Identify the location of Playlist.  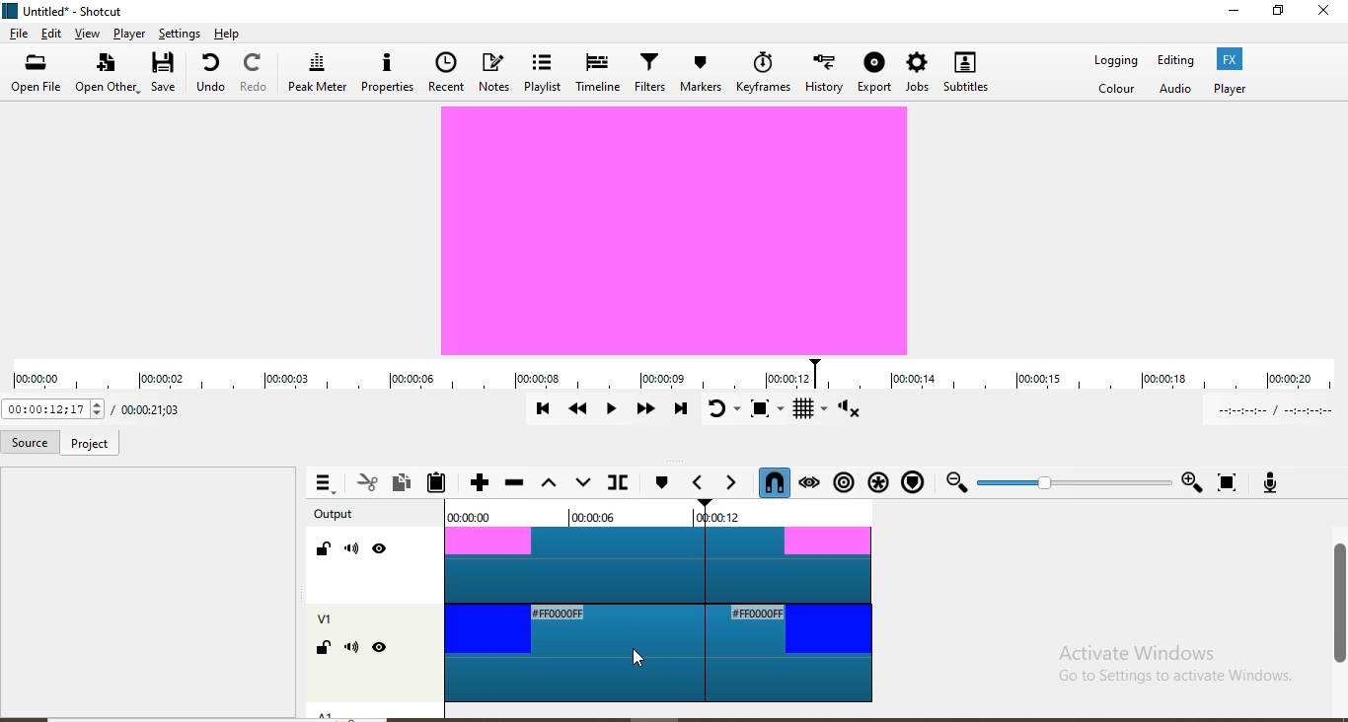
(543, 74).